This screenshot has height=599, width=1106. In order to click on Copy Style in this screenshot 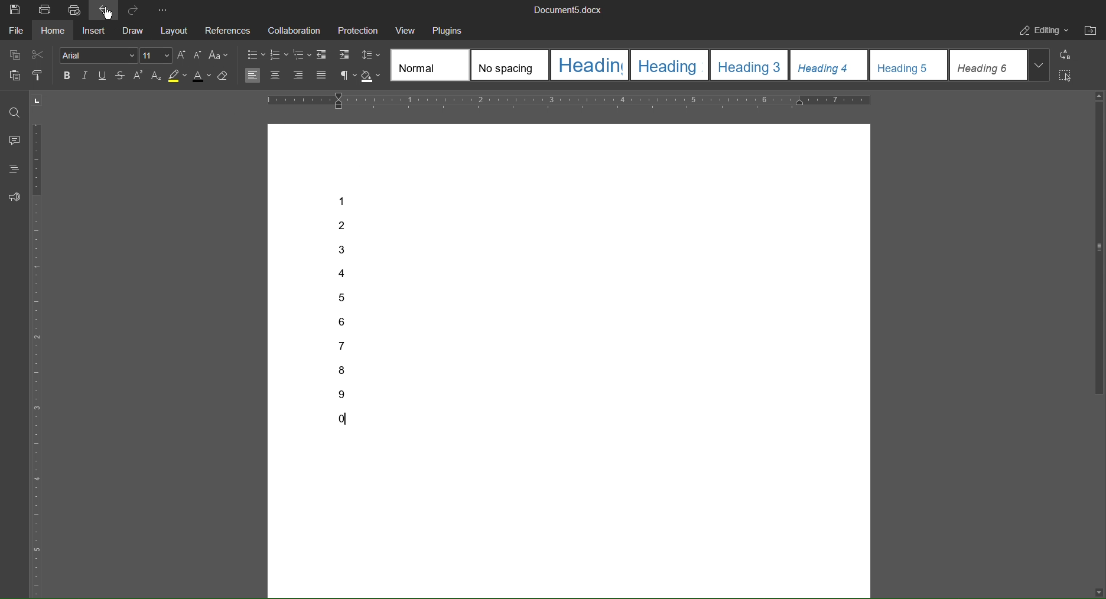, I will do `click(40, 76)`.